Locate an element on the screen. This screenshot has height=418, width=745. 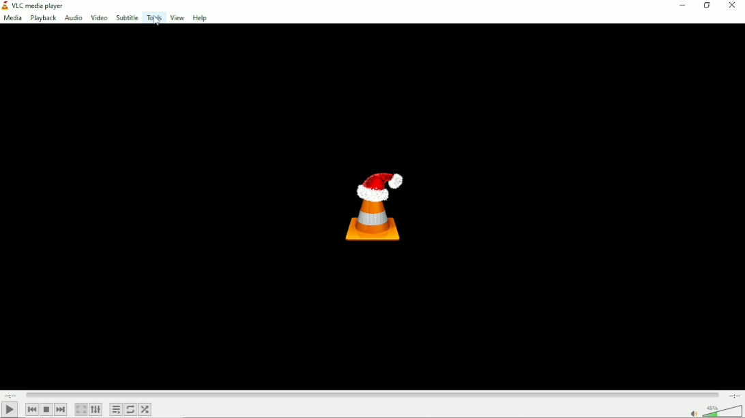
Elapsed time is located at coordinates (11, 394).